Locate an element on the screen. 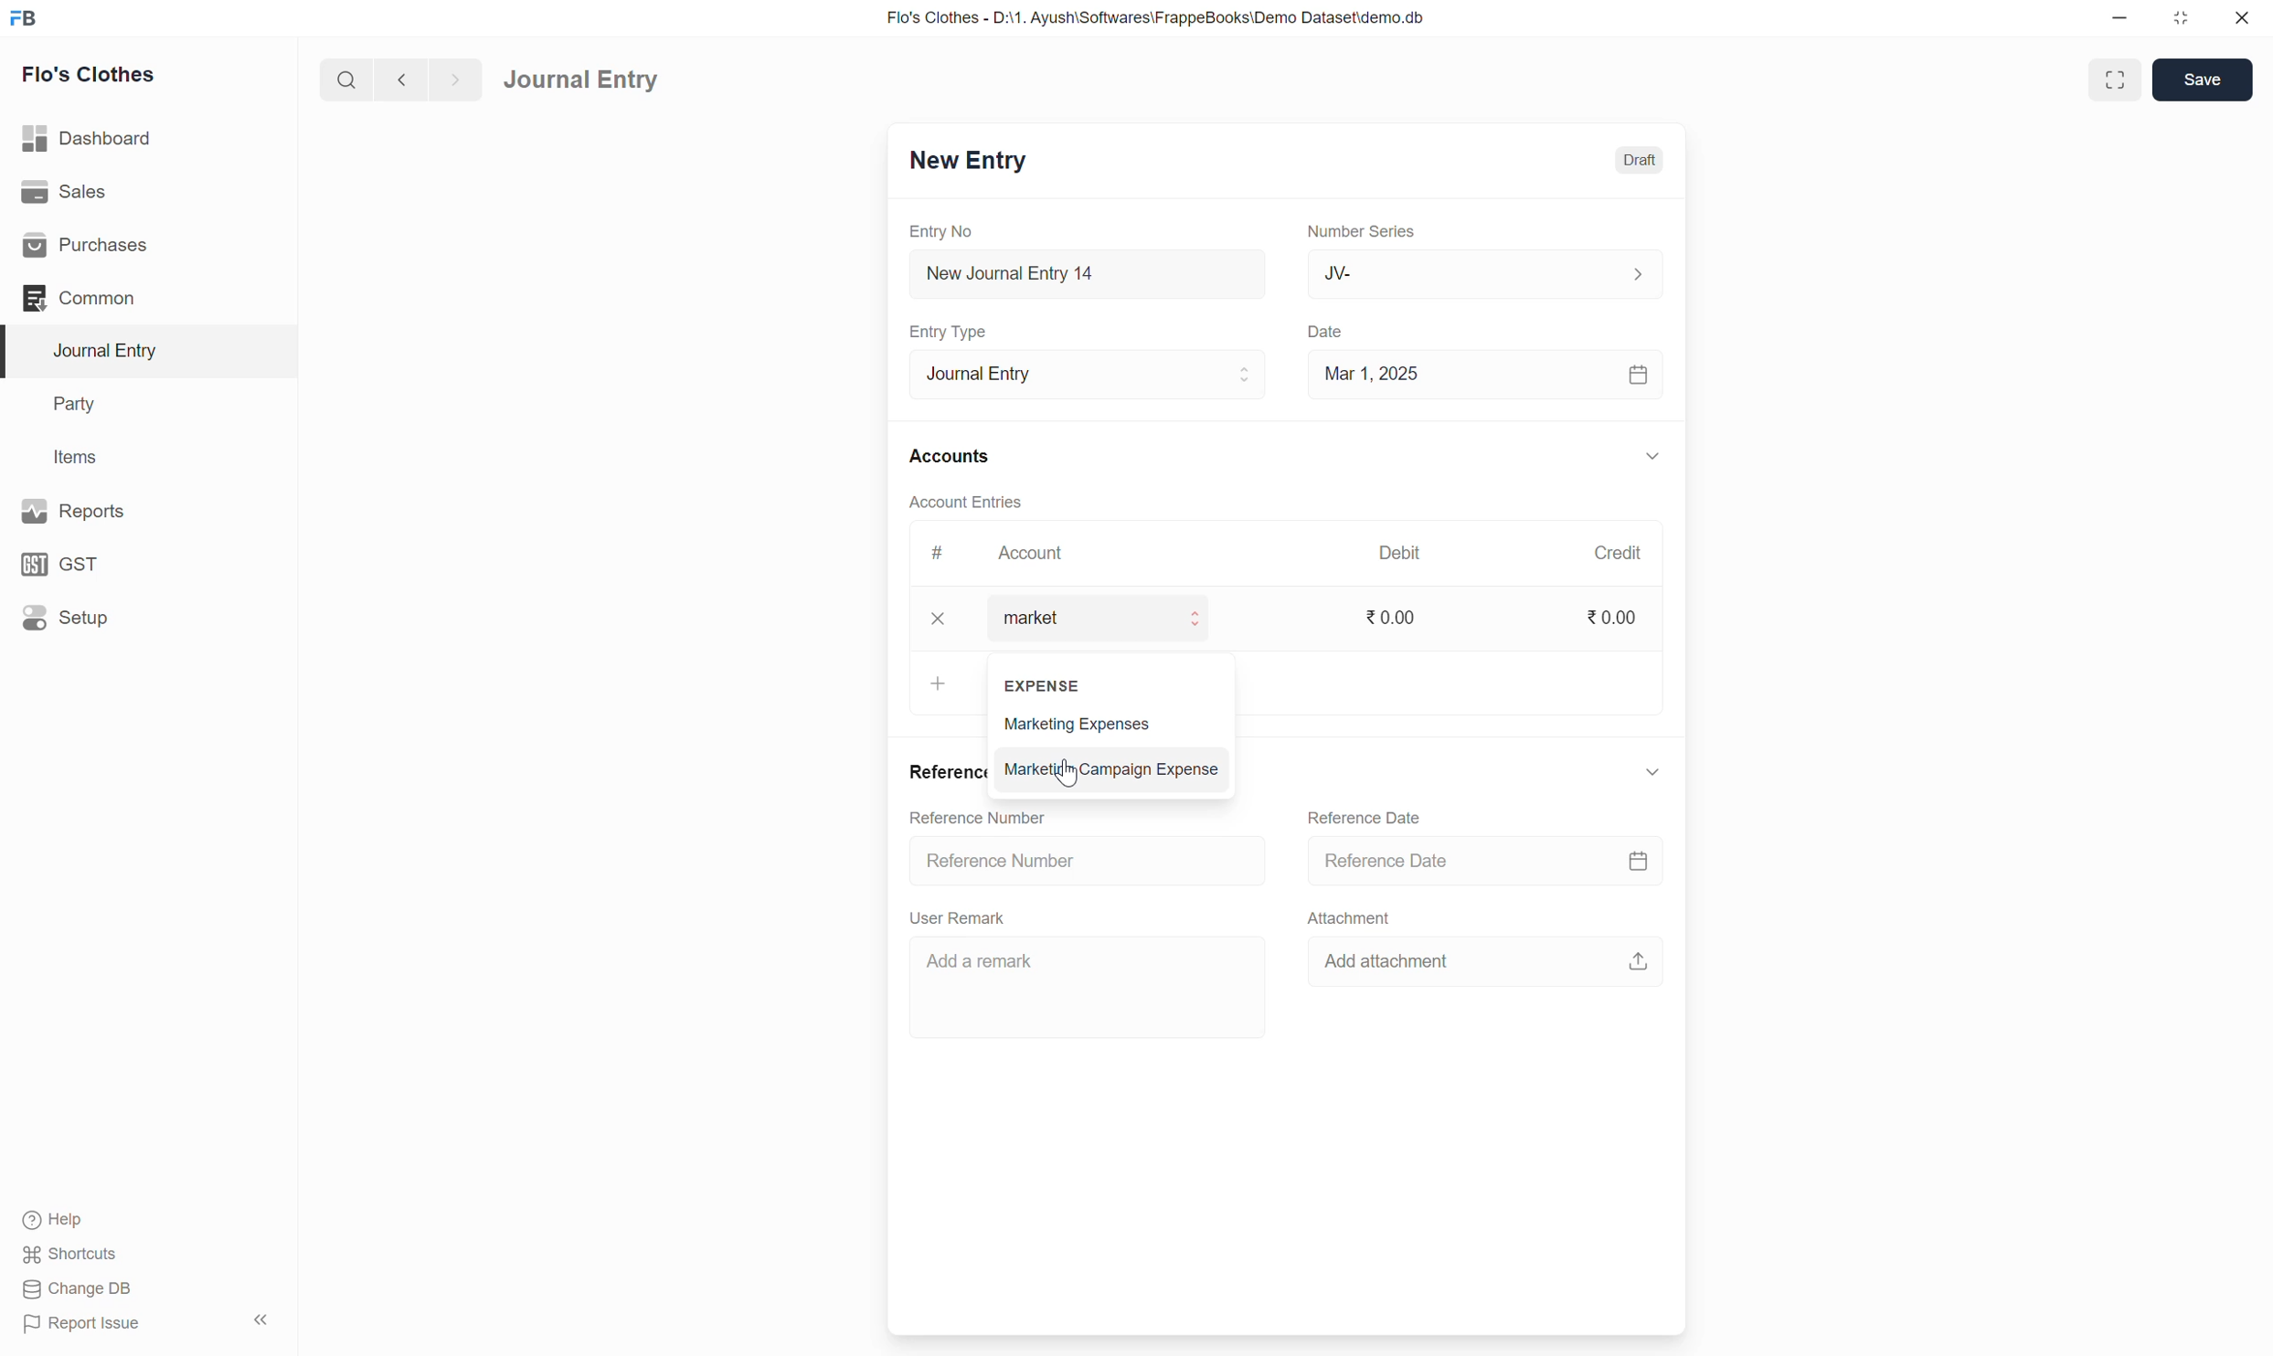  Change DB is located at coordinates (77, 1288).